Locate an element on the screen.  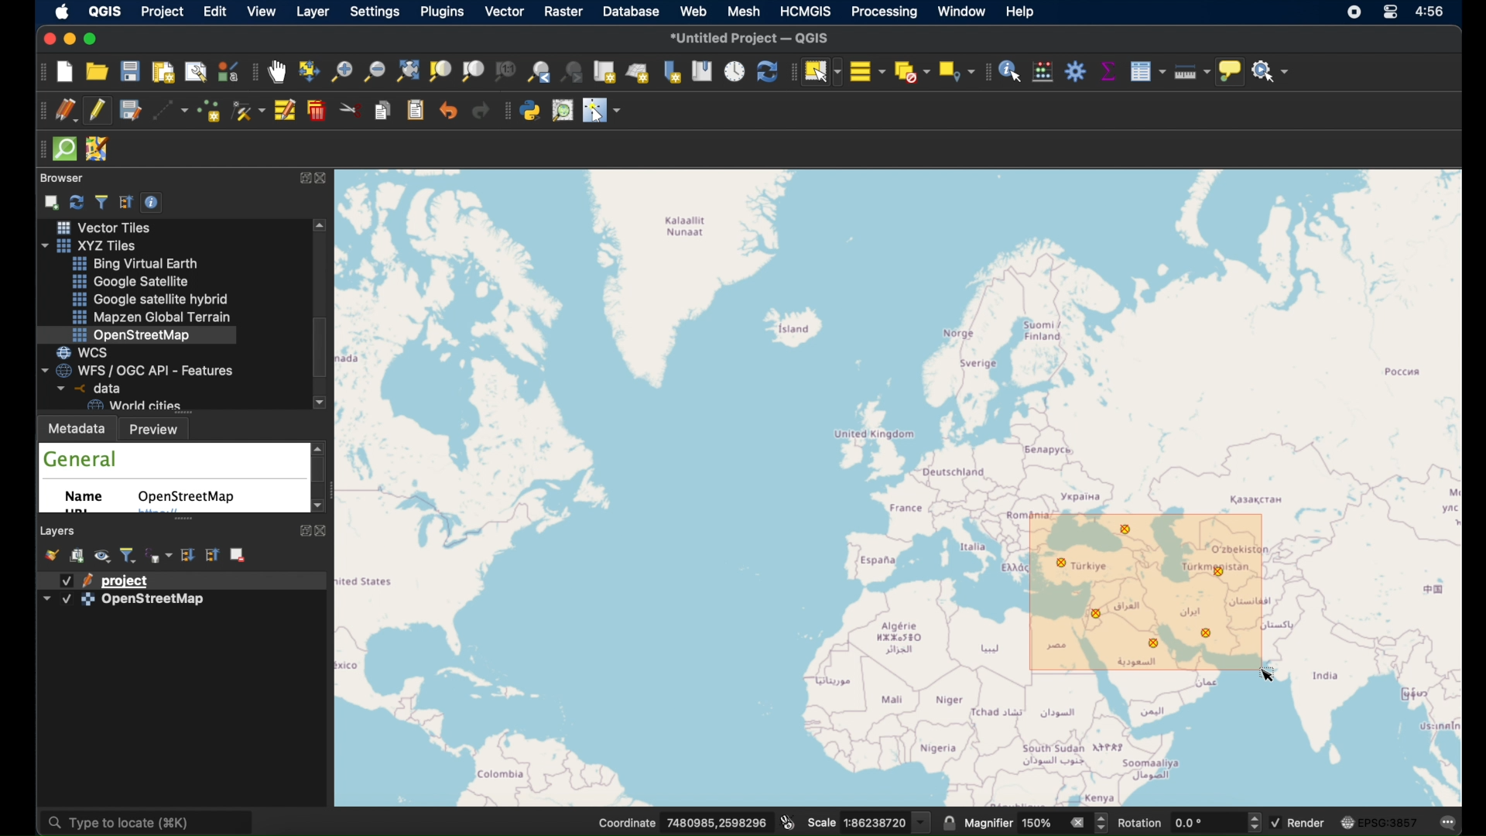
toolbox is located at coordinates (1075, 71).